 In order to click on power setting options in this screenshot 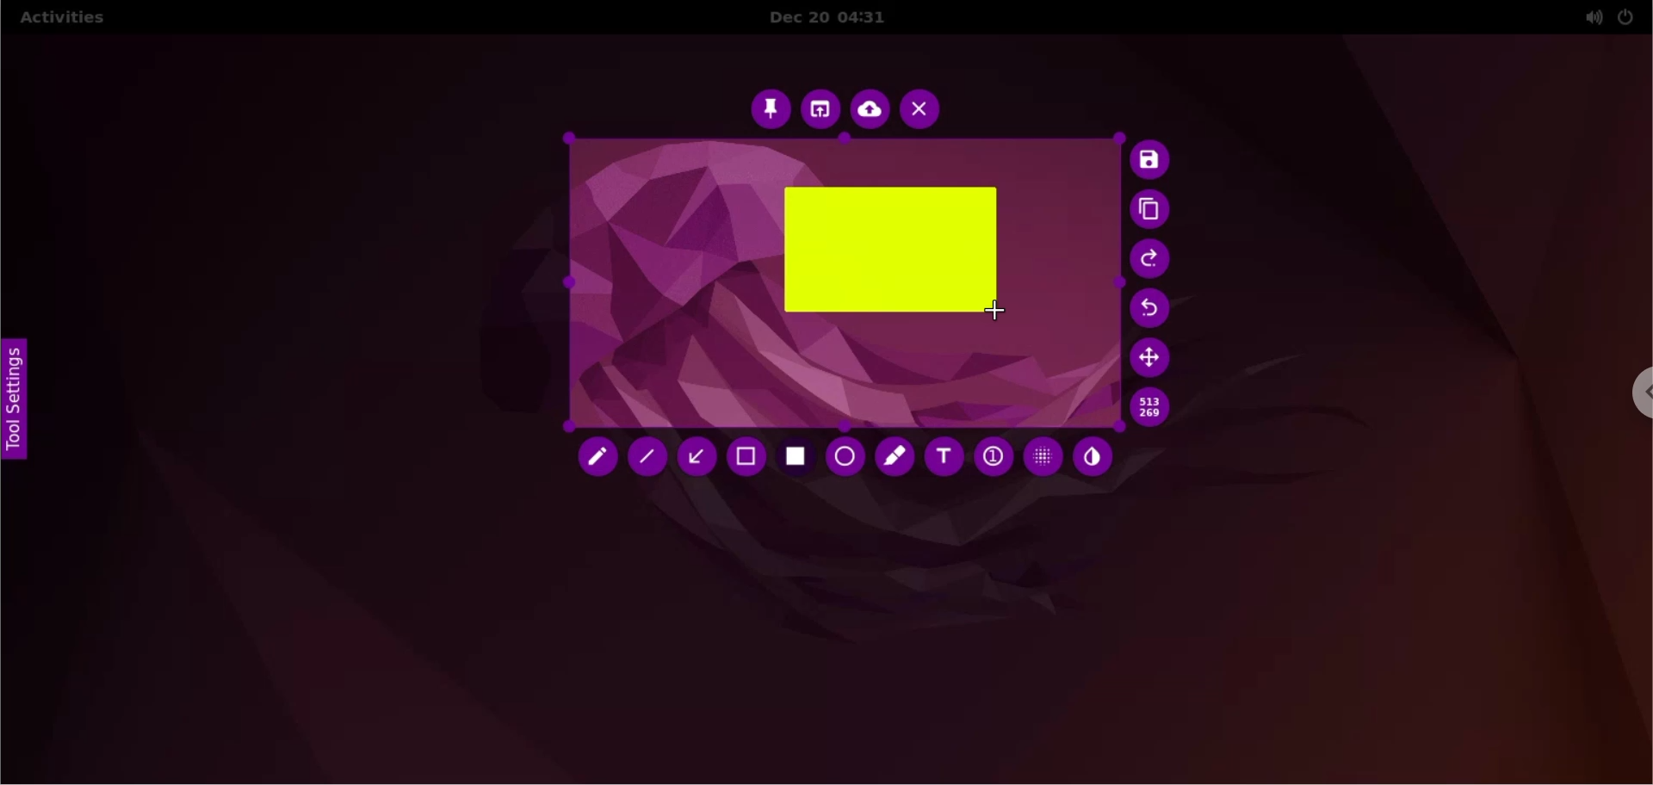, I will do `click(1632, 15)`.